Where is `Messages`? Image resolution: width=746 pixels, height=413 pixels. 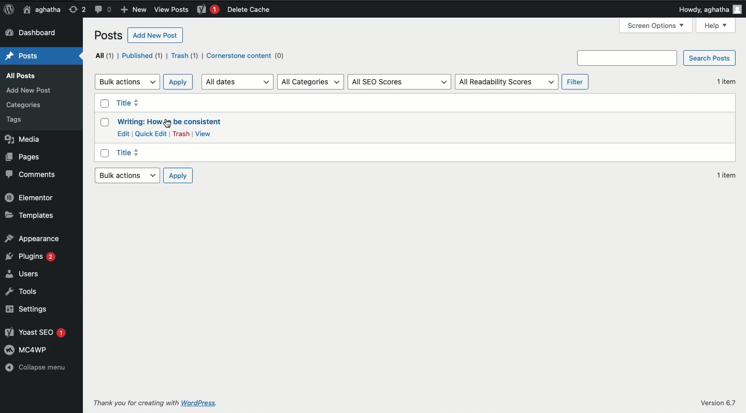
Messages is located at coordinates (103, 9).